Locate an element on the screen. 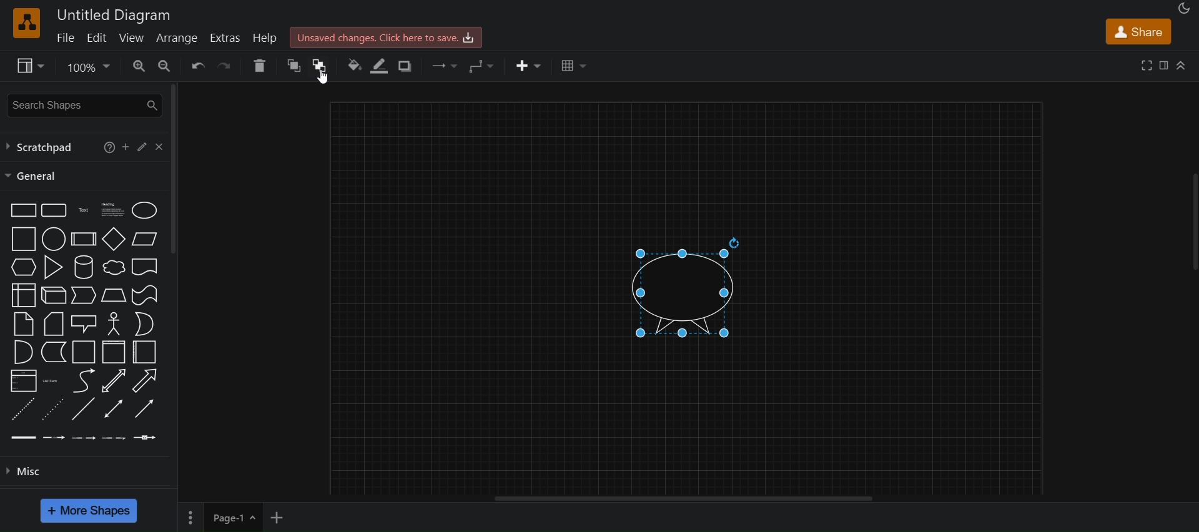  zoom out is located at coordinates (165, 65).